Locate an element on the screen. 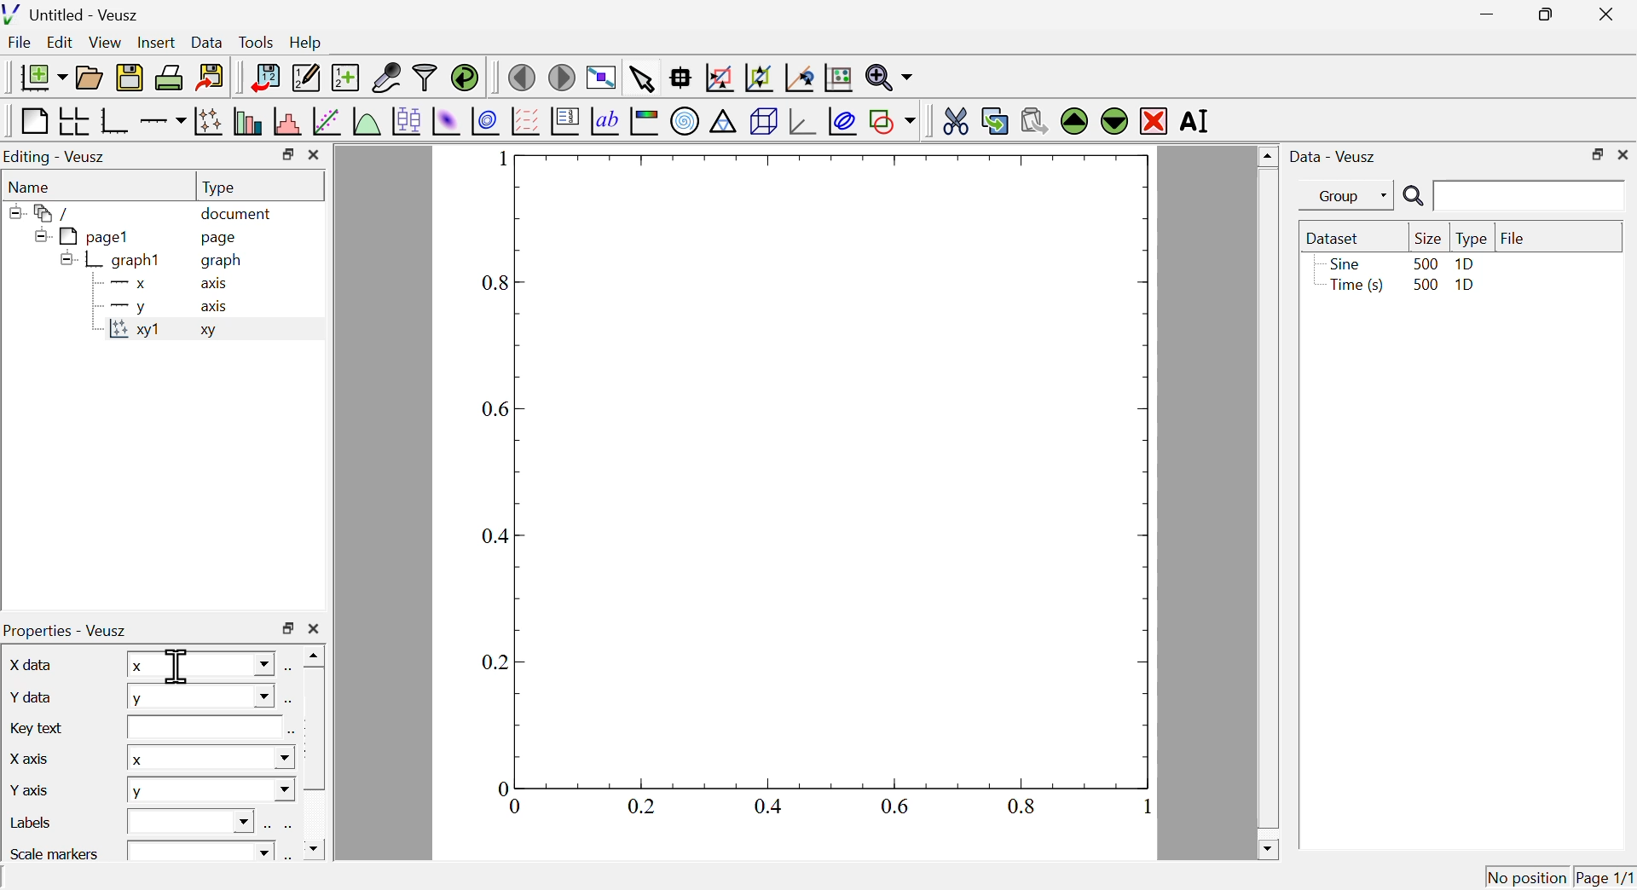 The height and width of the screenshot is (890, 1637). size is located at coordinates (1426, 238).